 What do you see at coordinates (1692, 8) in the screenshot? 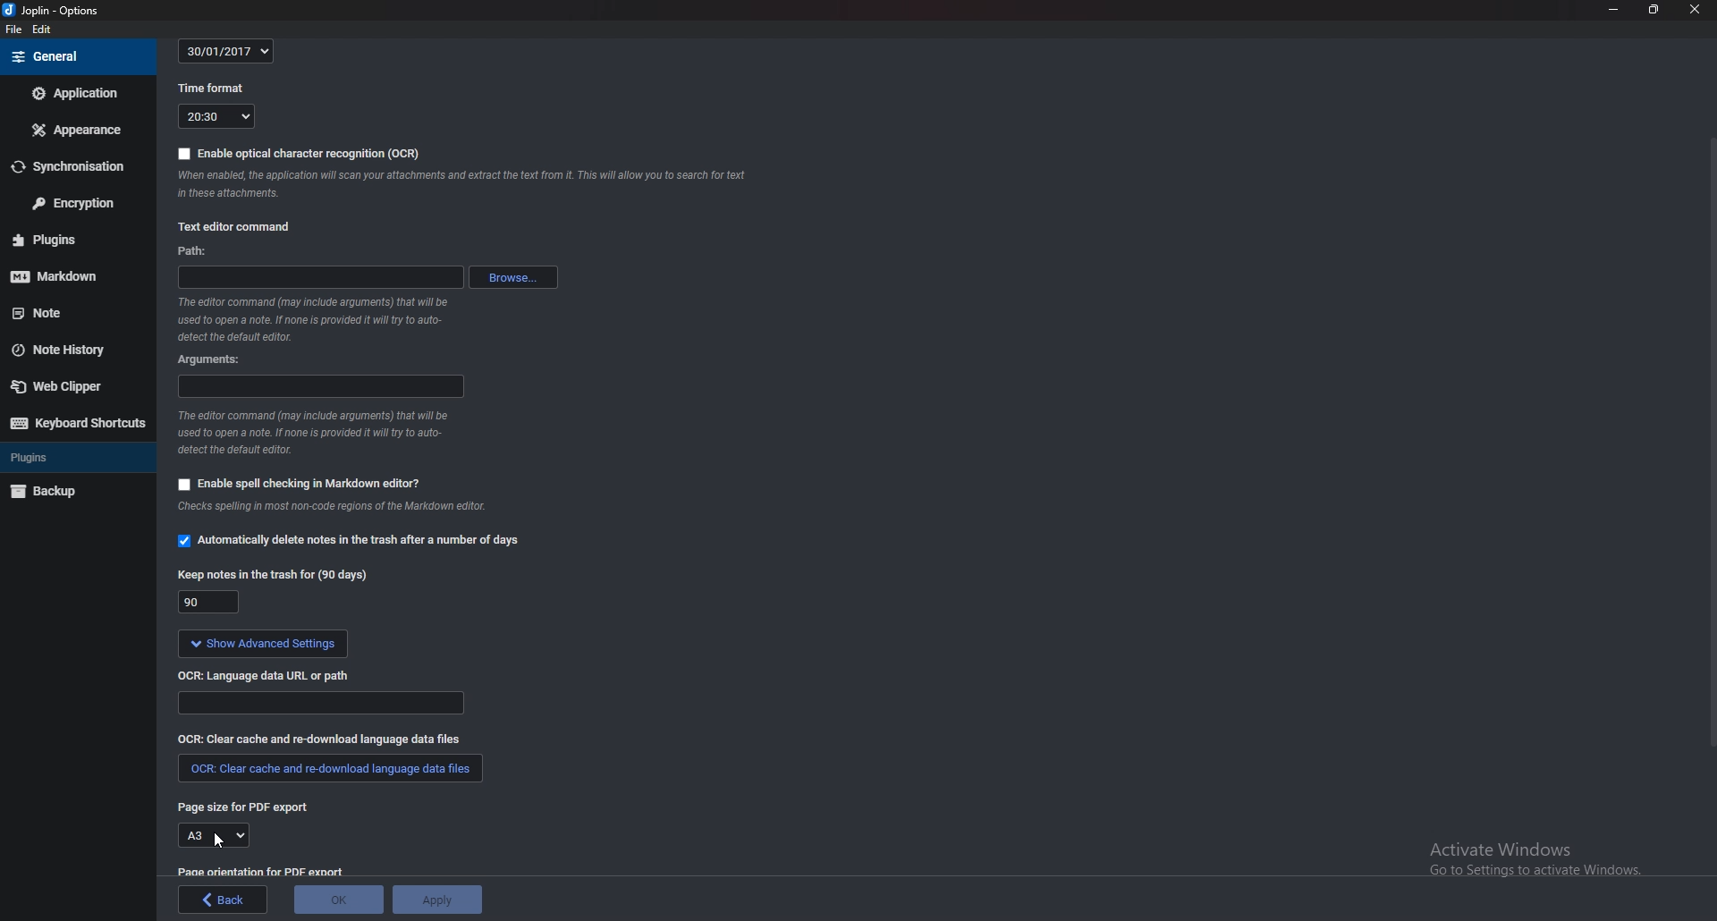
I see `close` at bounding box center [1692, 8].